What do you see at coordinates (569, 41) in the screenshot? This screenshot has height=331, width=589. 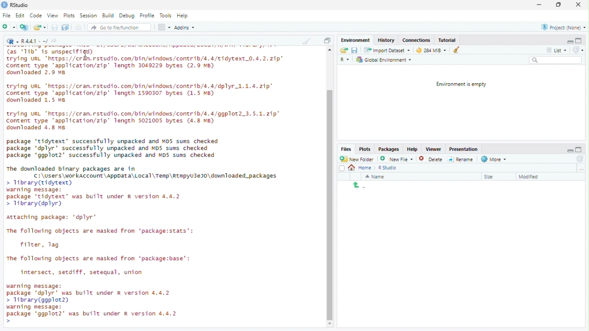 I see `Minimize` at bounding box center [569, 41].